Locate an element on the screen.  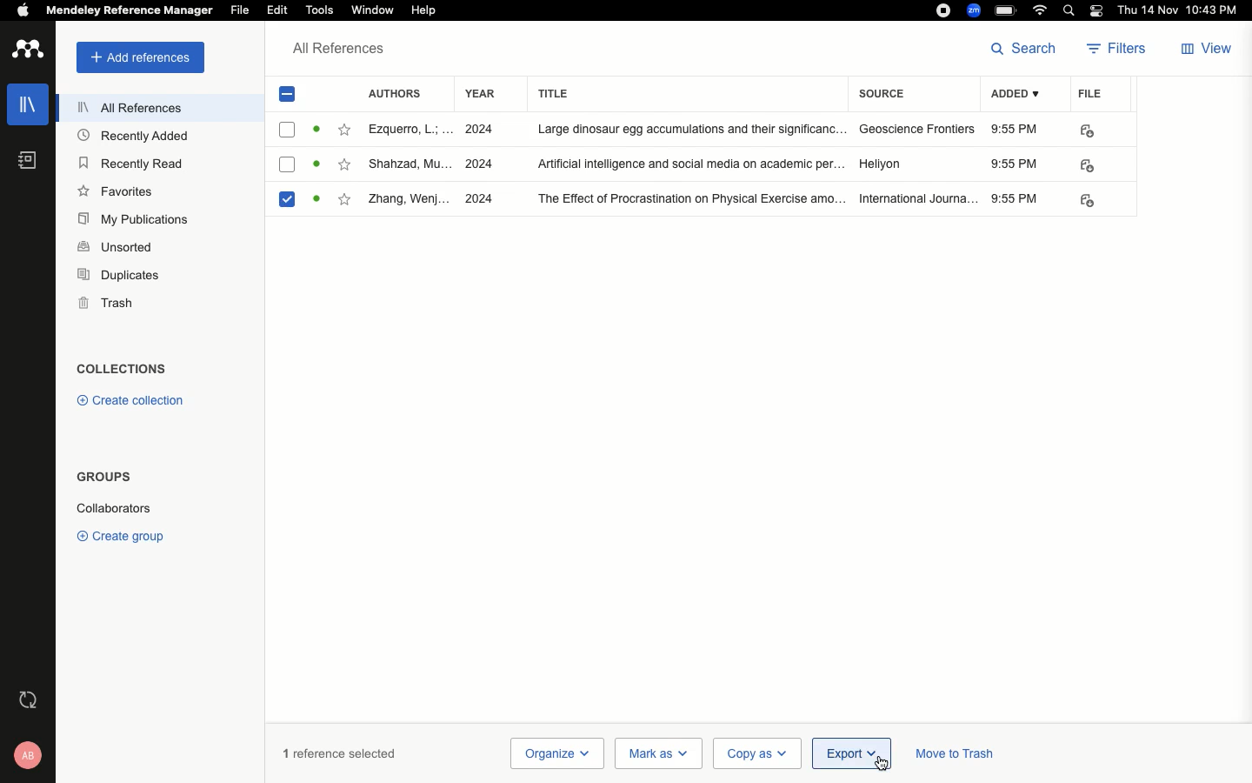
pdf is located at coordinates (1089, 131).